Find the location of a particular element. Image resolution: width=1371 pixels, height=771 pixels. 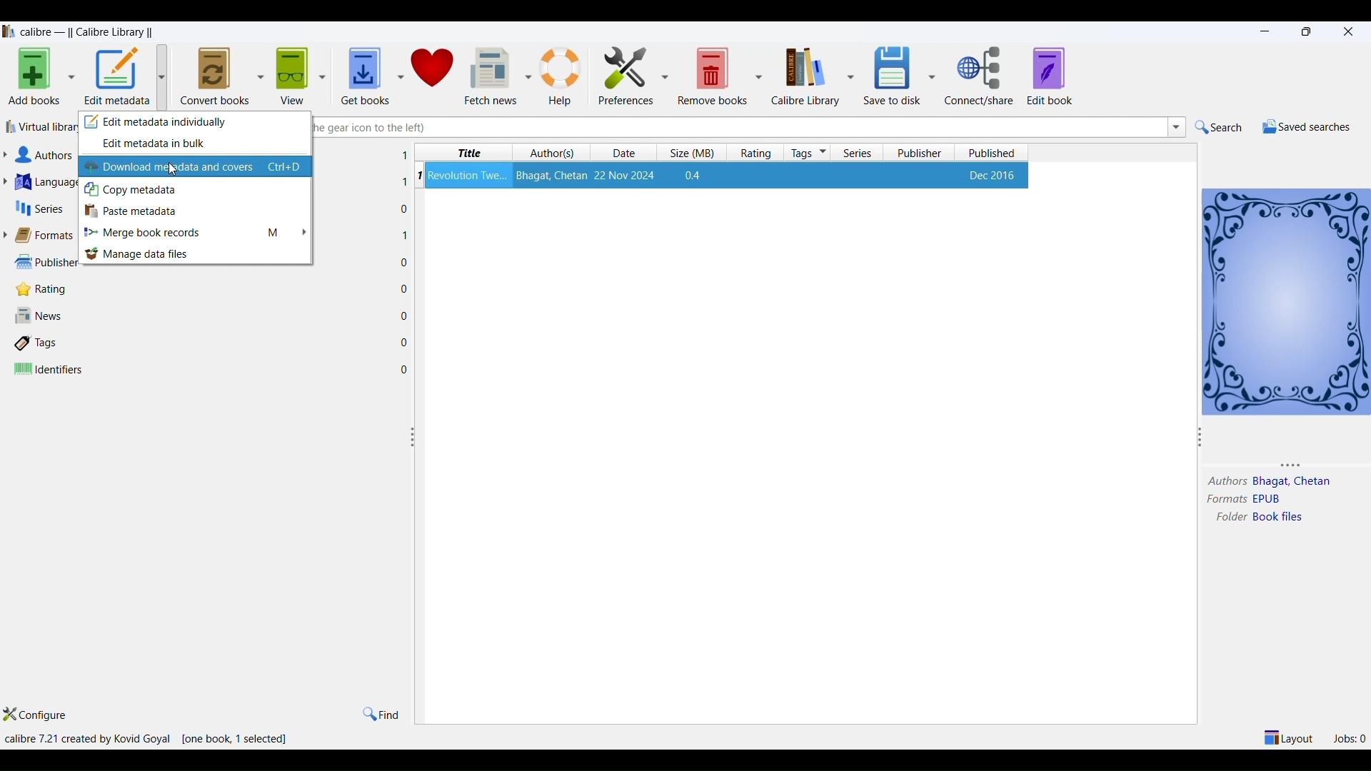

rating is located at coordinates (38, 289).